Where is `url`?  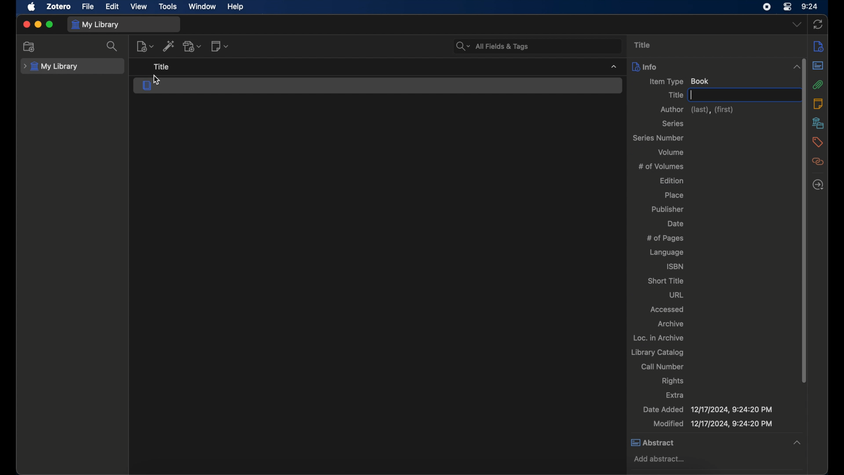 url is located at coordinates (676, 295).